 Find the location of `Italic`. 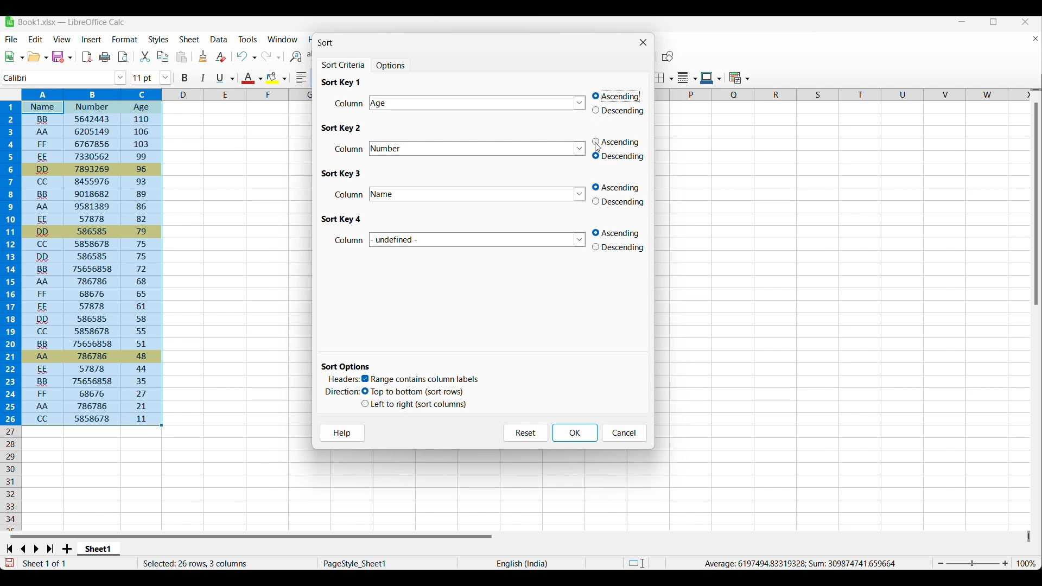

Italic is located at coordinates (204, 78).